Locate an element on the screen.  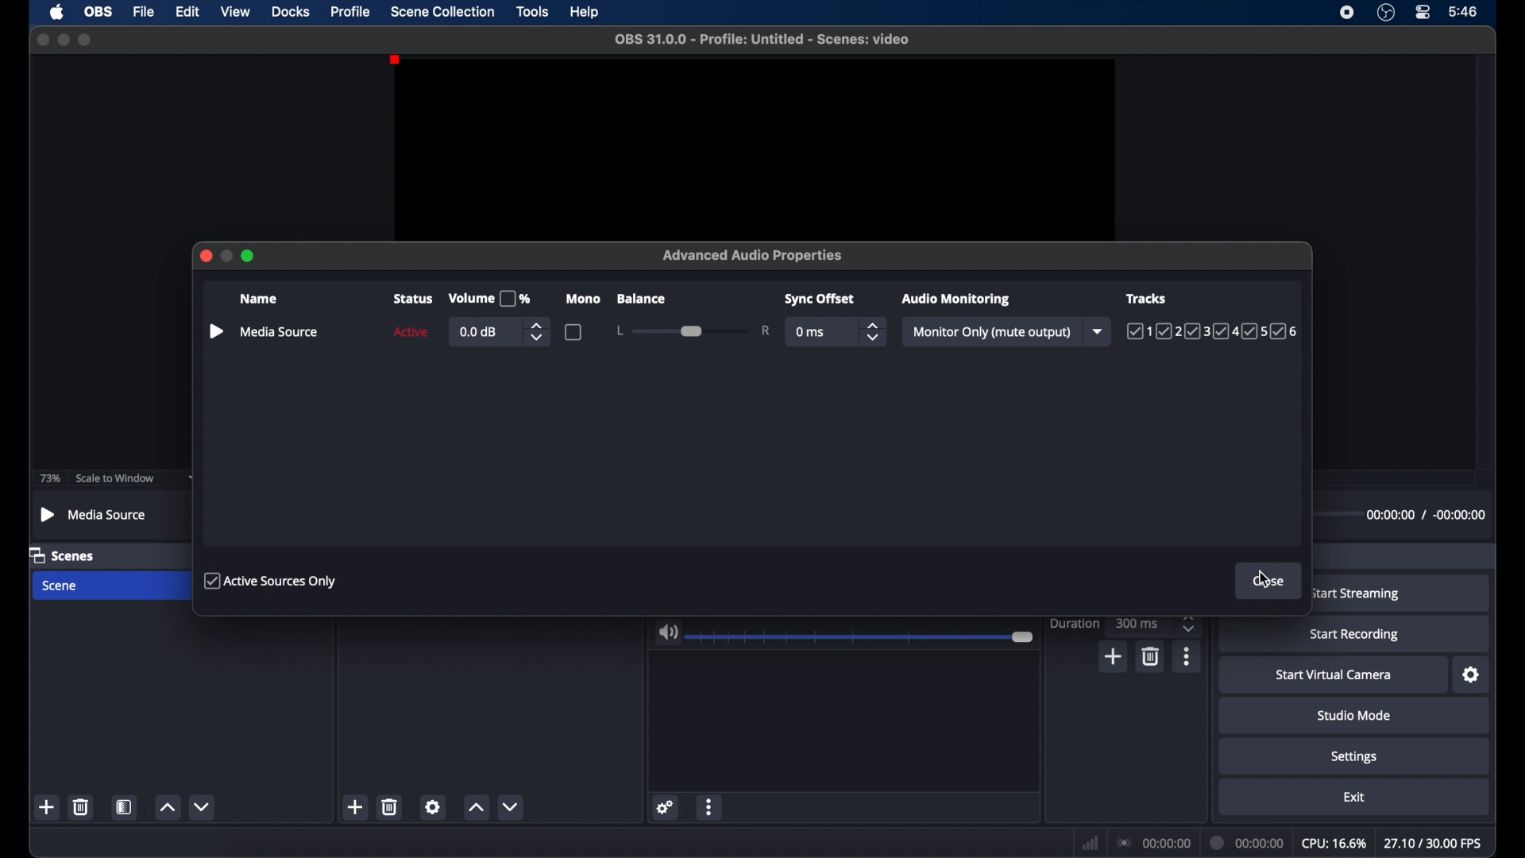
obs is located at coordinates (97, 11).